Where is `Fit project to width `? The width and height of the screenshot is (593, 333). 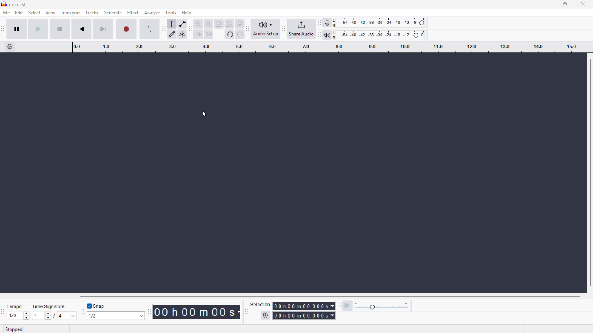 Fit project to width  is located at coordinates (230, 24).